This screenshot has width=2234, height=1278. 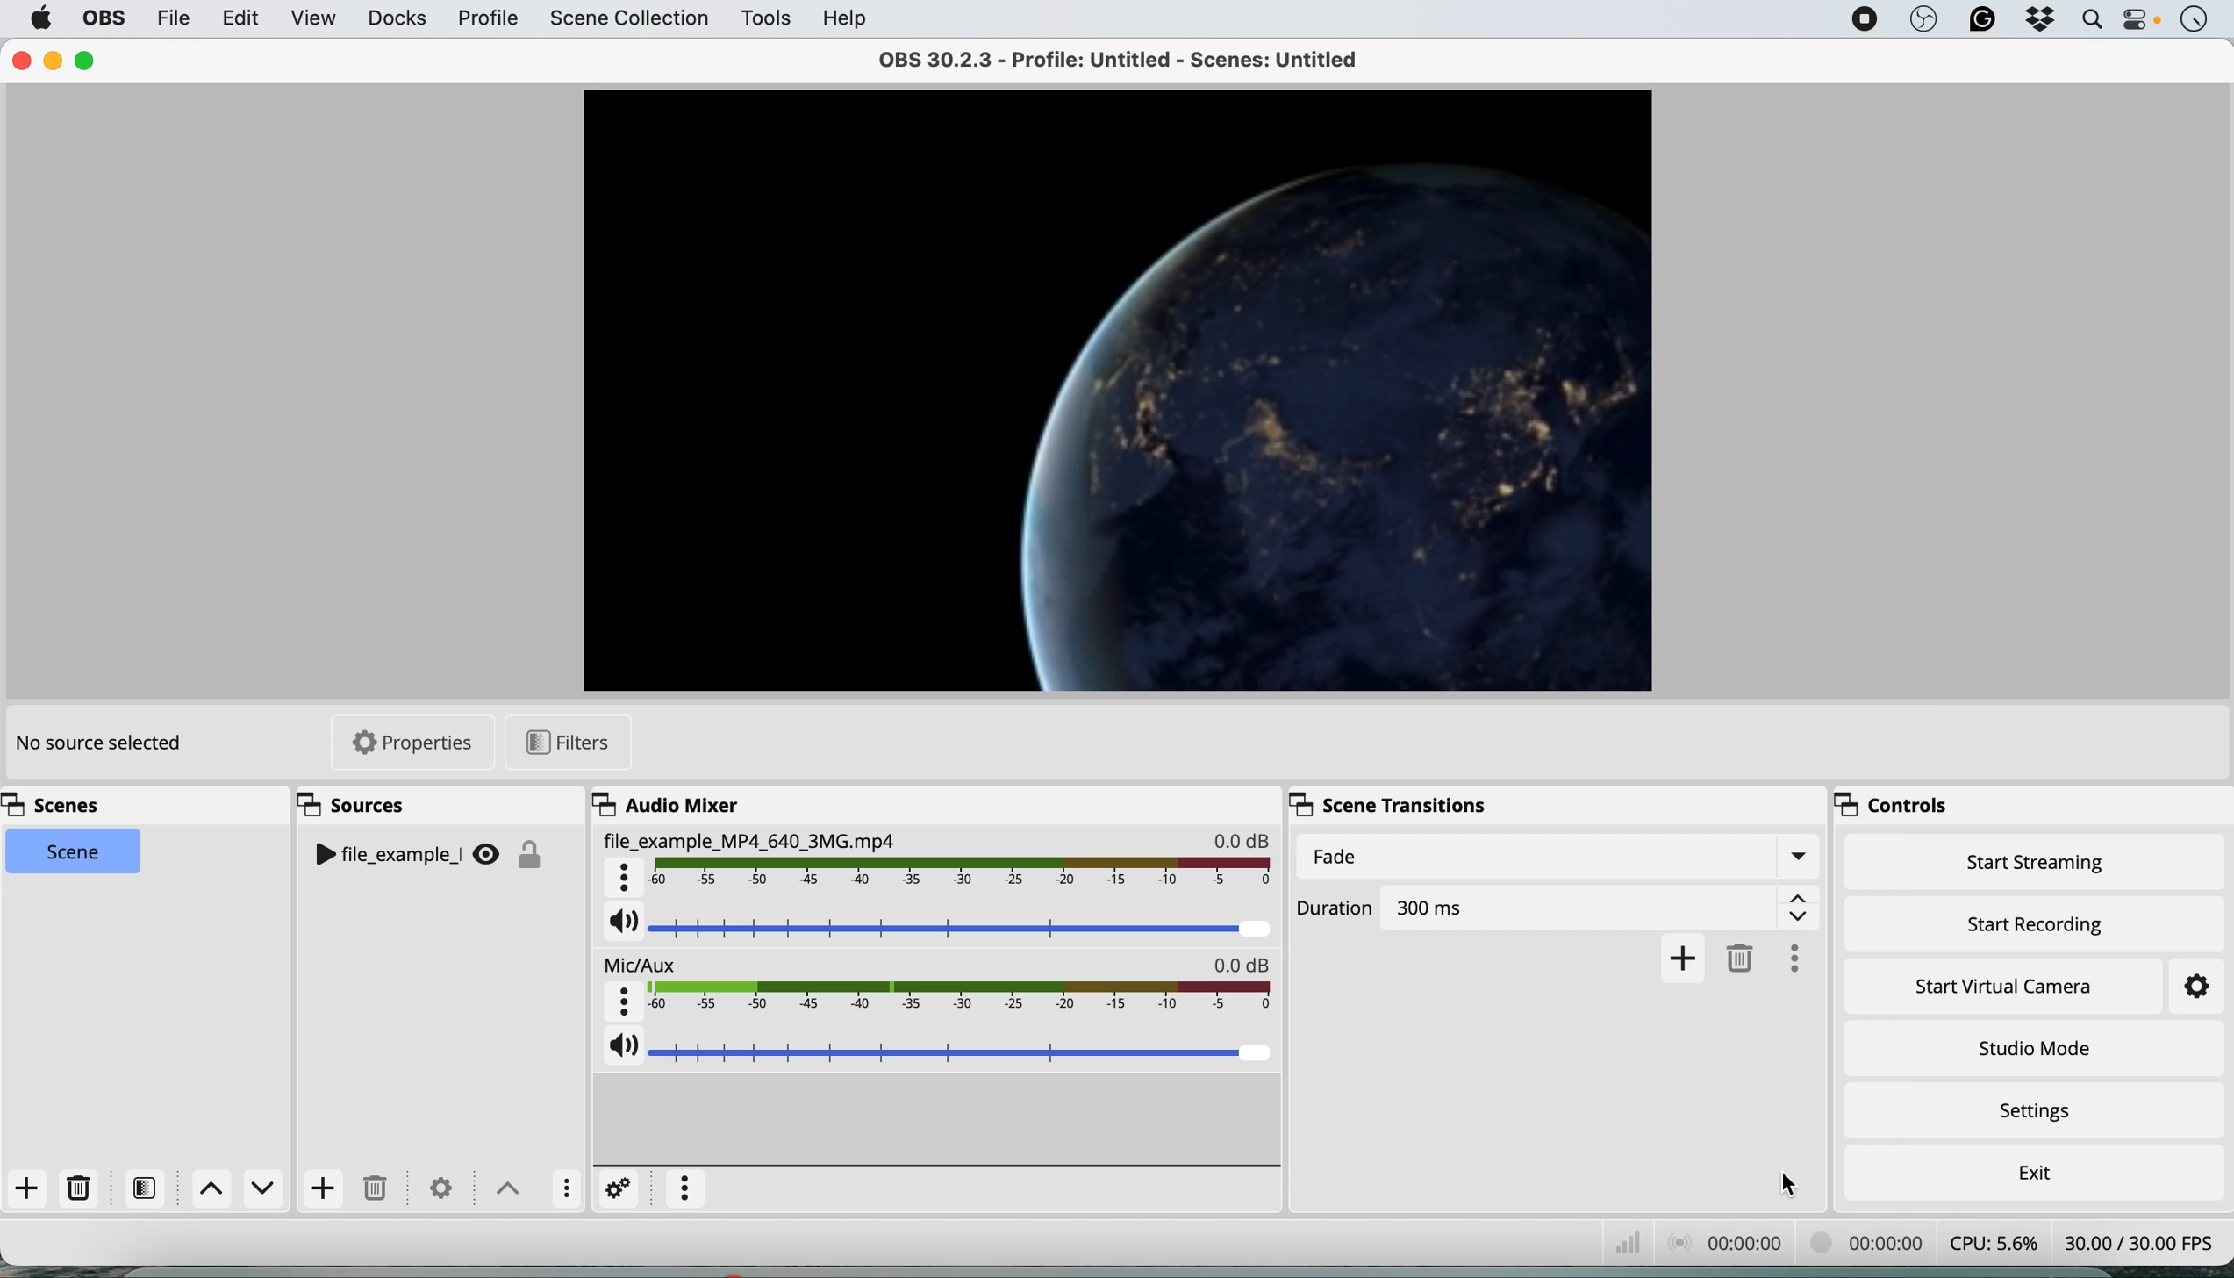 I want to click on add transition, so click(x=1684, y=958).